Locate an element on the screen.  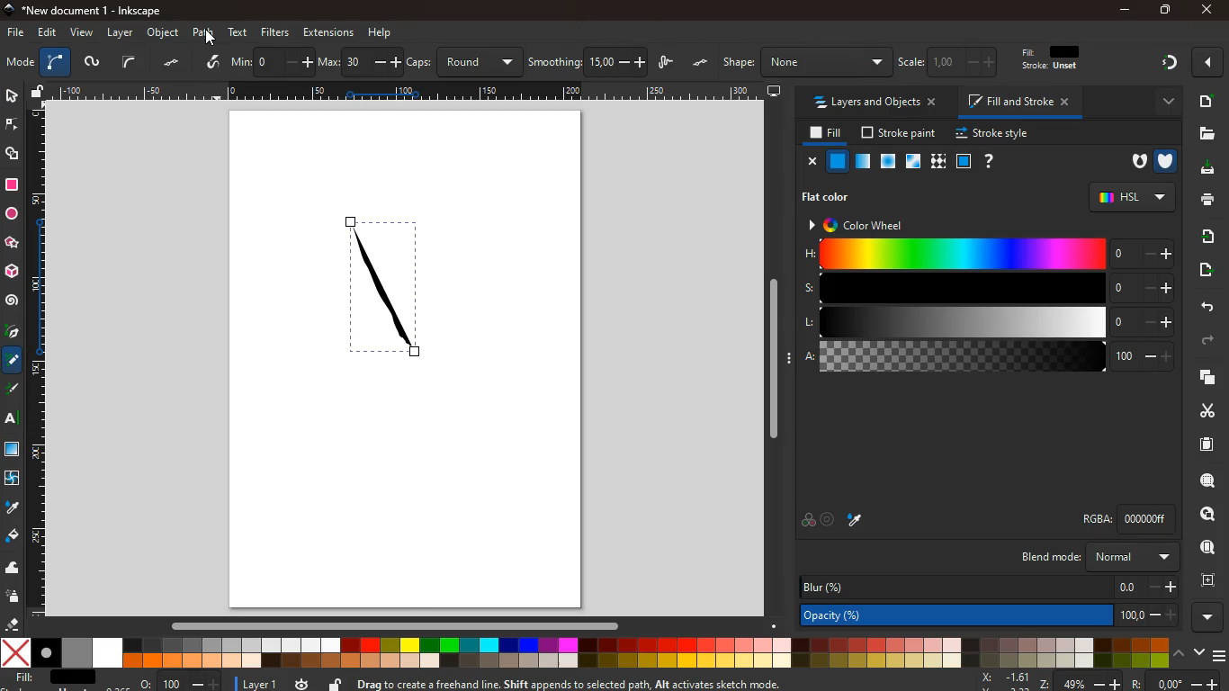
close is located at coordinates (813, 163).